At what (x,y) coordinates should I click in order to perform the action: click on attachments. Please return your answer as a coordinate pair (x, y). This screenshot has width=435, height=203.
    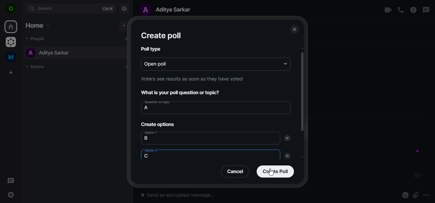
    Looking at the image, I should click on (416, 195).